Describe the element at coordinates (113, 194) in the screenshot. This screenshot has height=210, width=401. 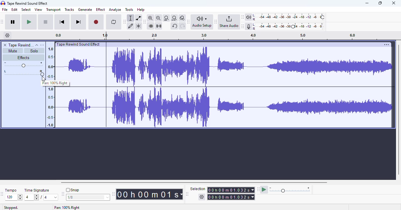
I see `audacity time toolbar` at that location.